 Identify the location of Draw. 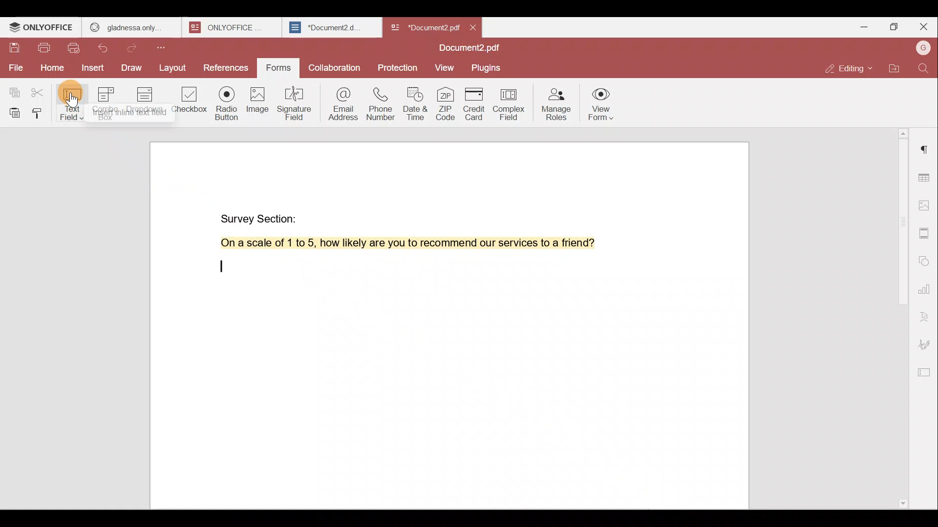
(132, 69).